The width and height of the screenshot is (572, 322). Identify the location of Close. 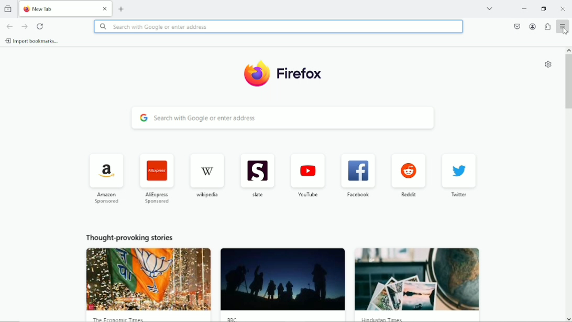
(563, 8).